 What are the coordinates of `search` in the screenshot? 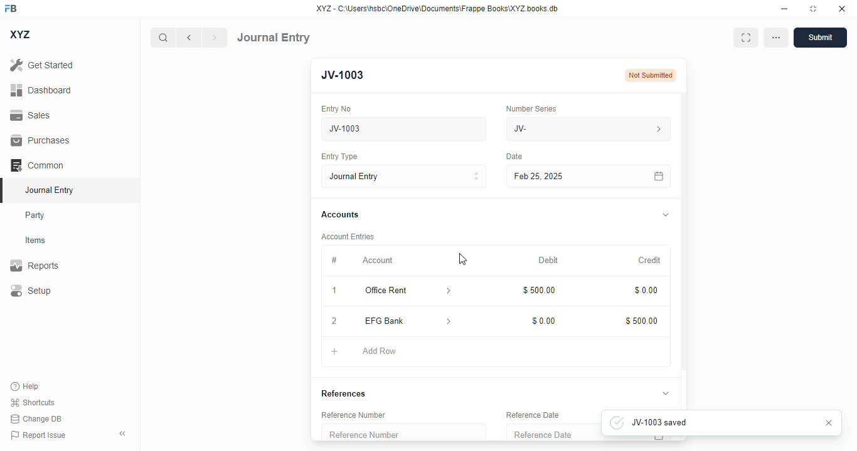 It's located at (162, 38).